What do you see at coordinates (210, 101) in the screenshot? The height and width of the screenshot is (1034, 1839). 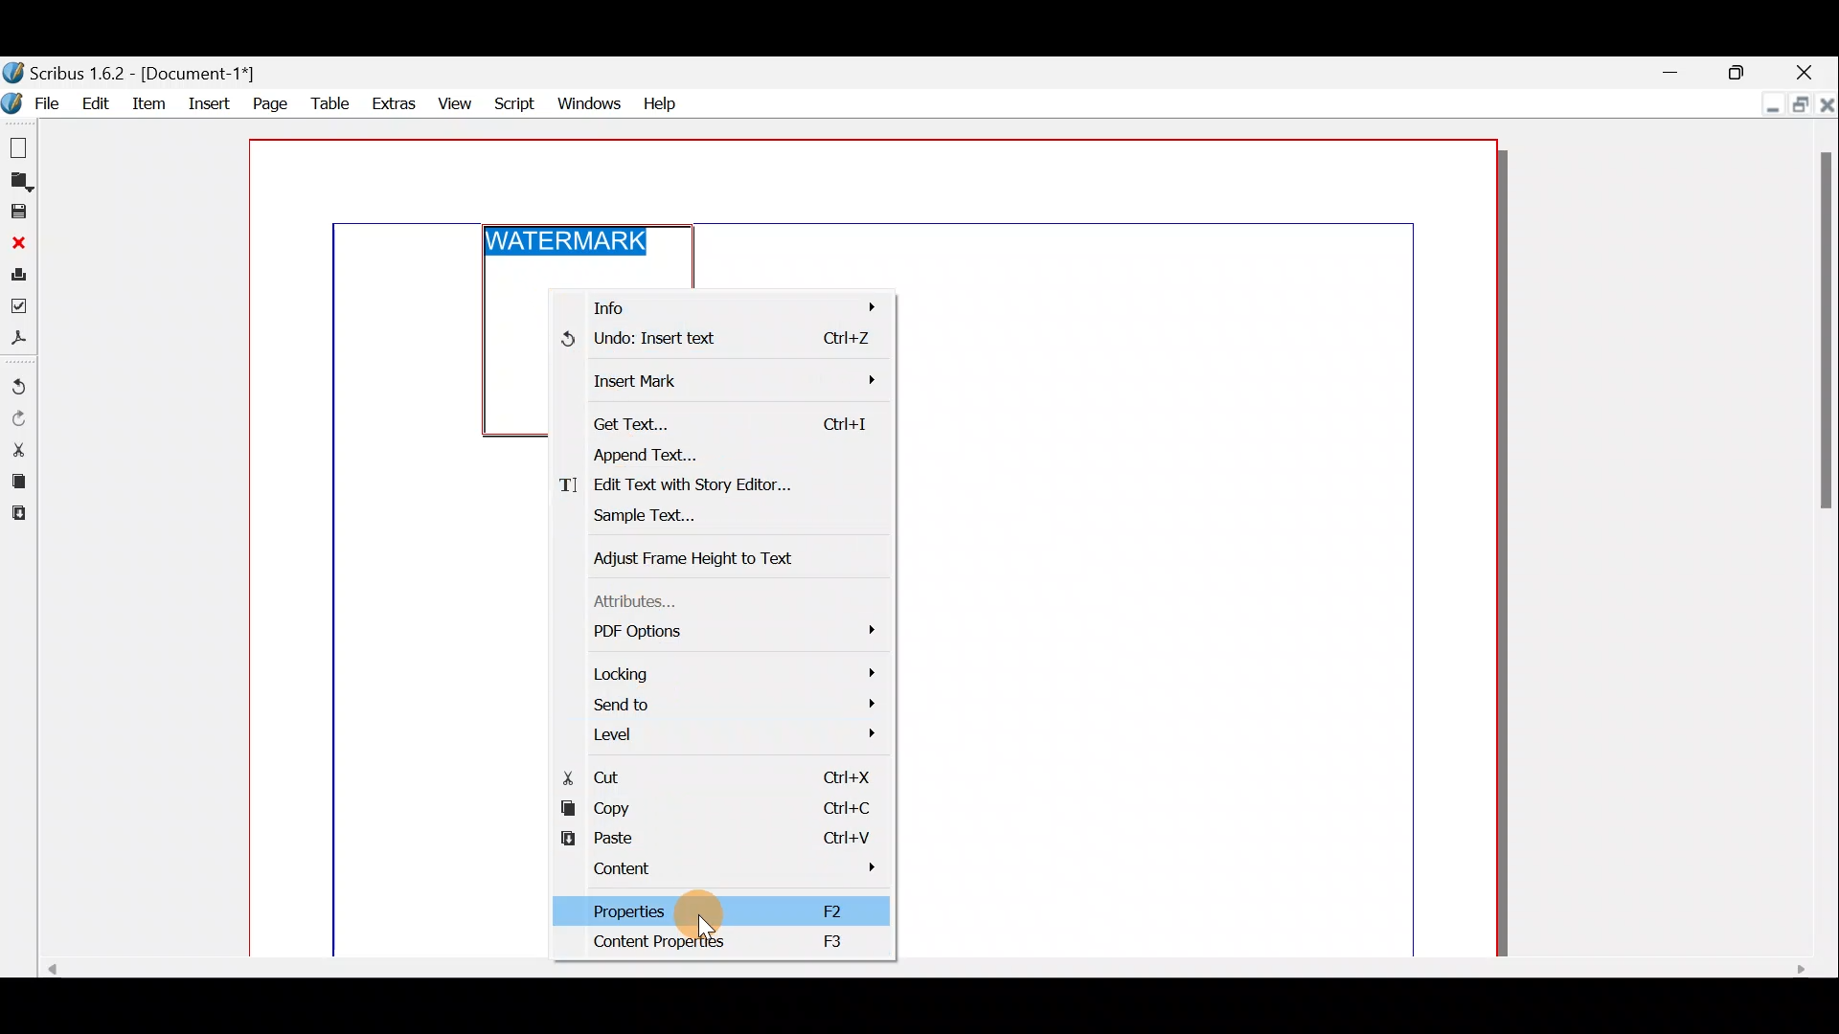 I see `Insert` at bounding box center [210, 101].